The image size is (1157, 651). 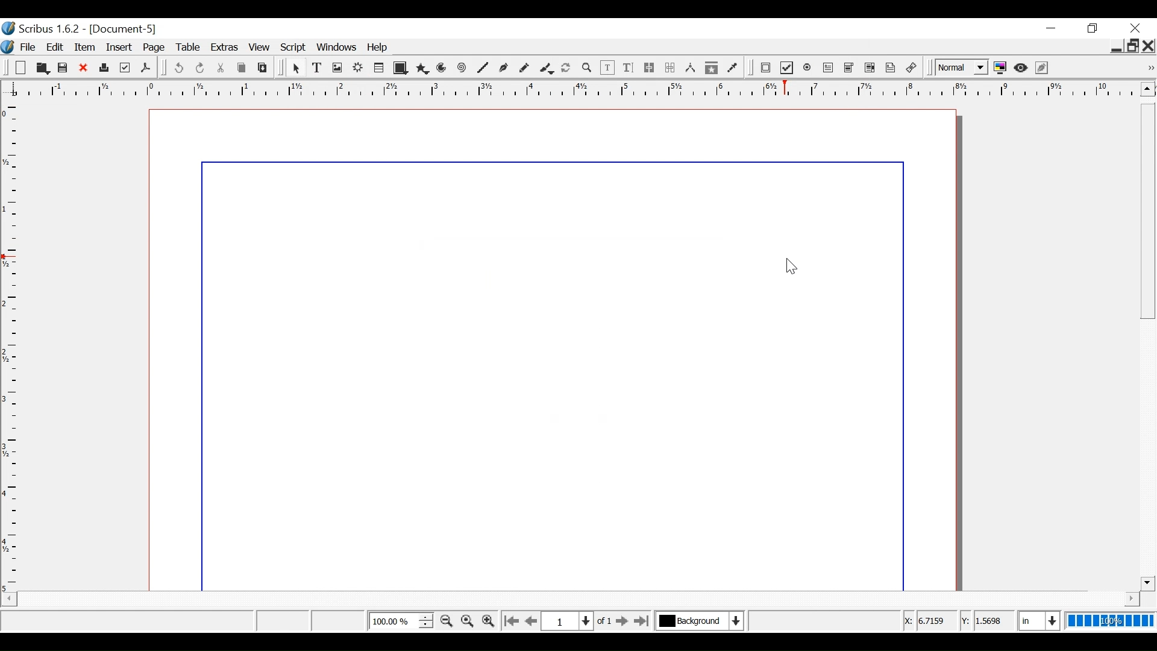 I want to click on PDF Text field, so click(x=829, y=68).